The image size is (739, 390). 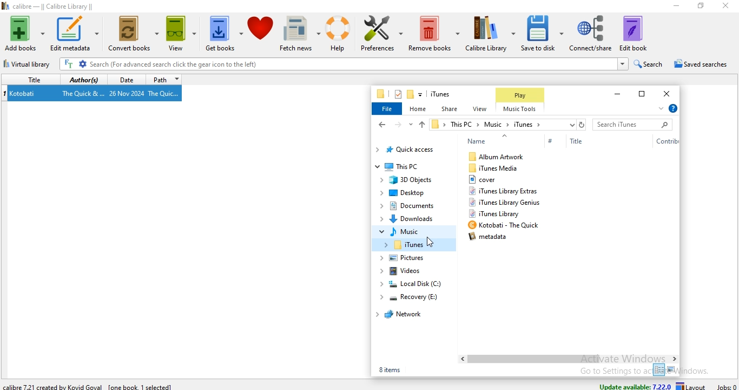 What do you see at coordinates (379, 34) in the screenshot?
I see `preference` at bounding box center [379, 34].